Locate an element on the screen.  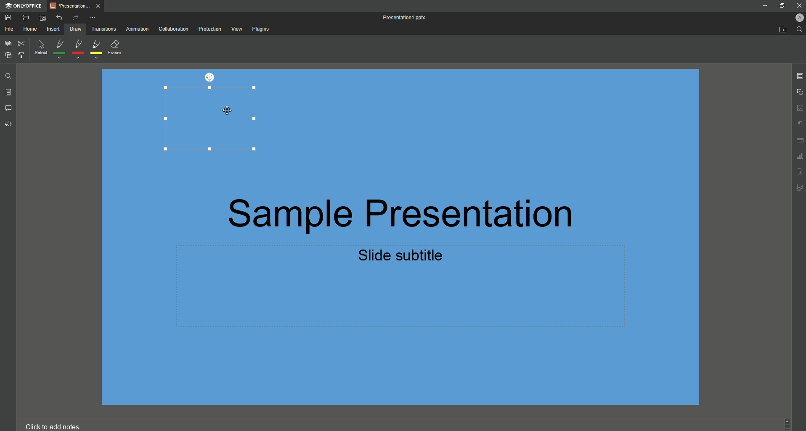
Protection is located at coordinates (208, 29).